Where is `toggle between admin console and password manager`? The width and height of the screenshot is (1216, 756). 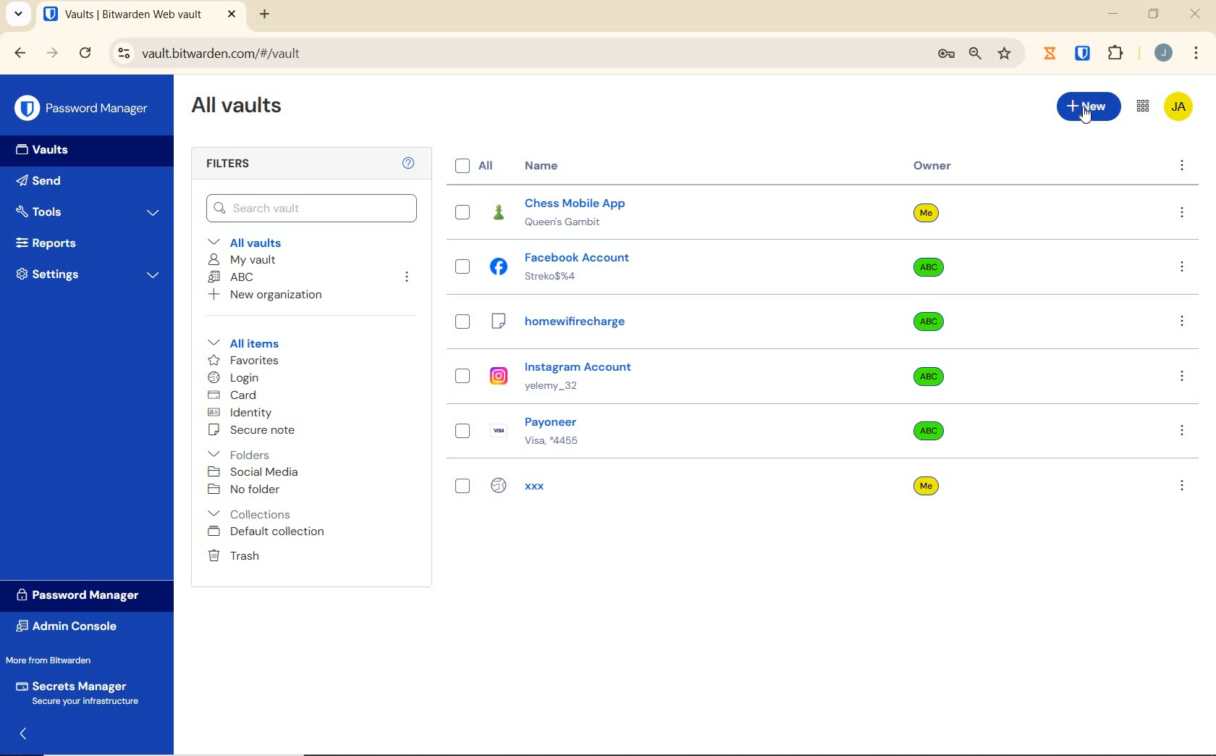 toggle between admin console and password manager is located at coordinates (1142, 106).